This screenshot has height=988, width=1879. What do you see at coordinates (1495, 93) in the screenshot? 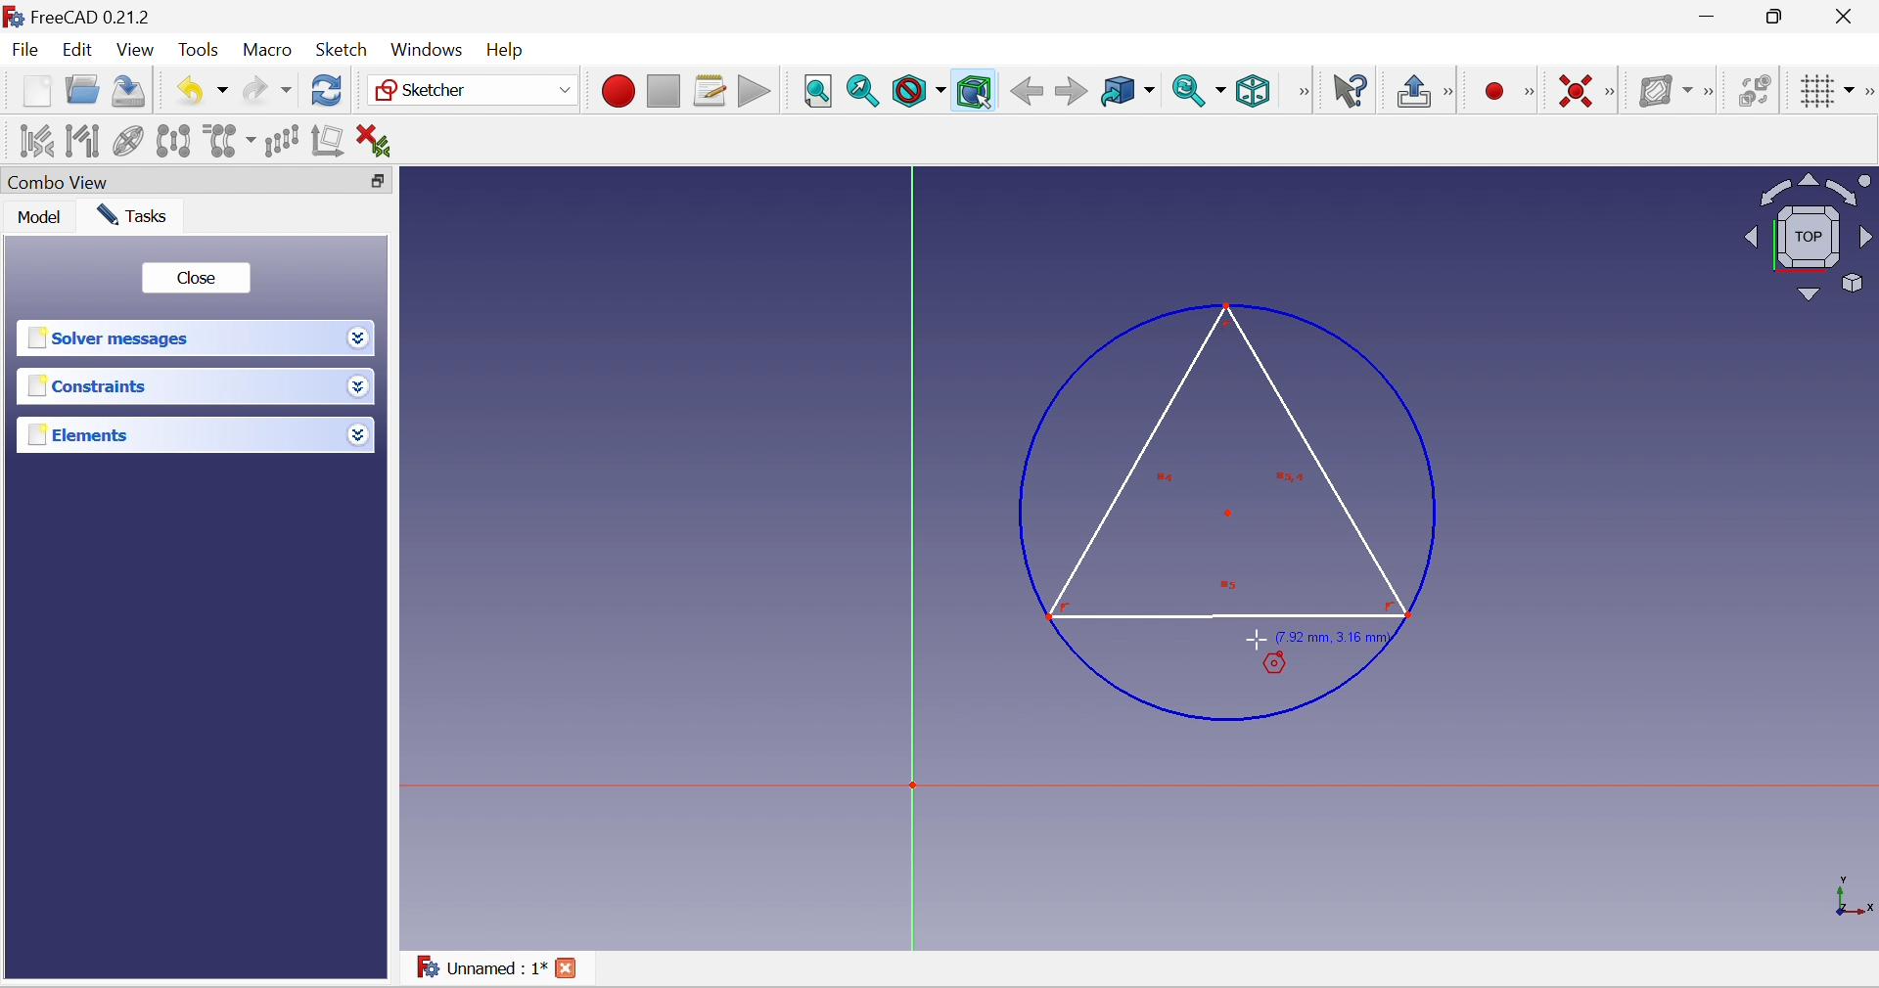
I see `Micro recording` at bounding box center [1495, 93].